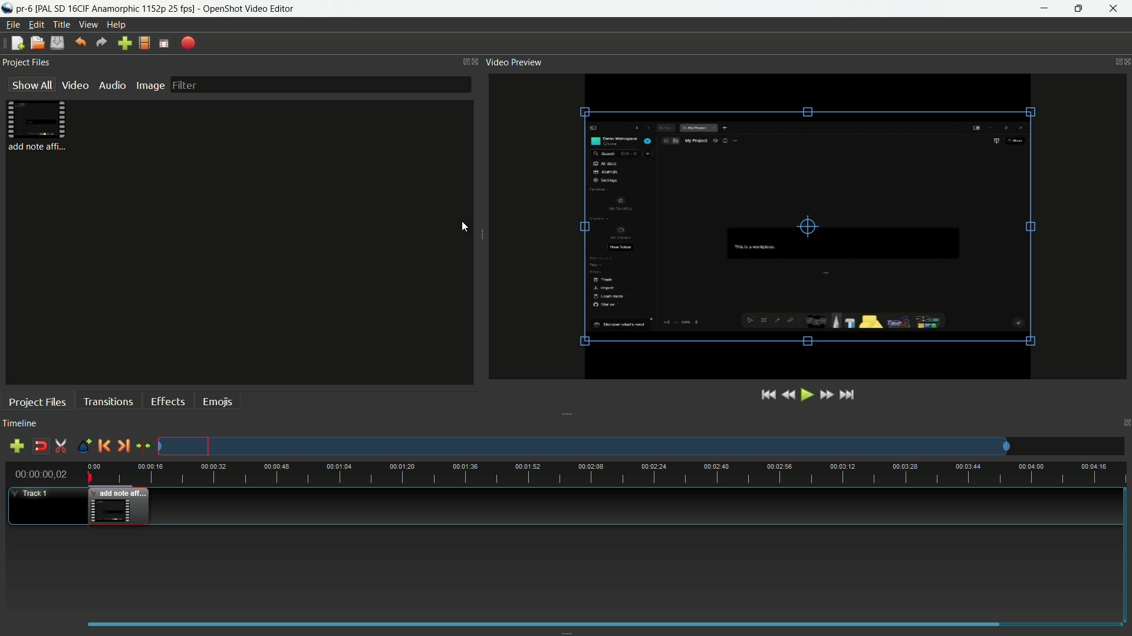  I want to click on title menu, so click(61, 24).